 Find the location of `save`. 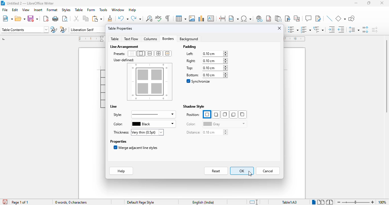

save is located at coordinates (33, 18).